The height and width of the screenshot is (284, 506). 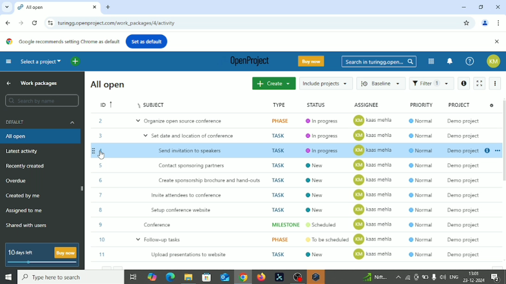 I want to click on Created by me, so click(x=24, y=197).